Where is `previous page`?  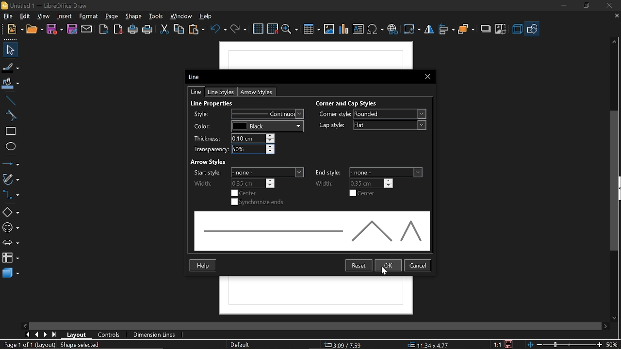
previous page is located at coordinates (36, 334).